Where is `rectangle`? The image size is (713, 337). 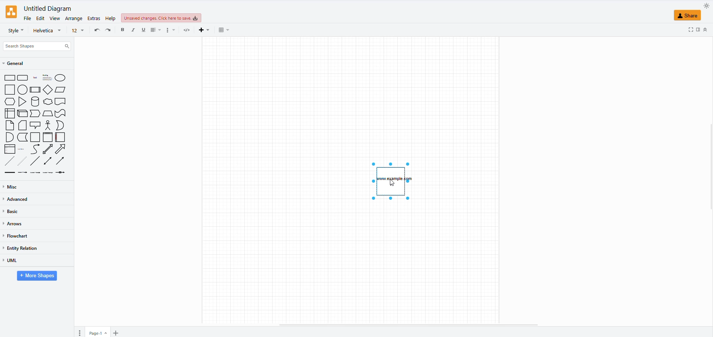
rectangle is located at coordinates (10, 78).